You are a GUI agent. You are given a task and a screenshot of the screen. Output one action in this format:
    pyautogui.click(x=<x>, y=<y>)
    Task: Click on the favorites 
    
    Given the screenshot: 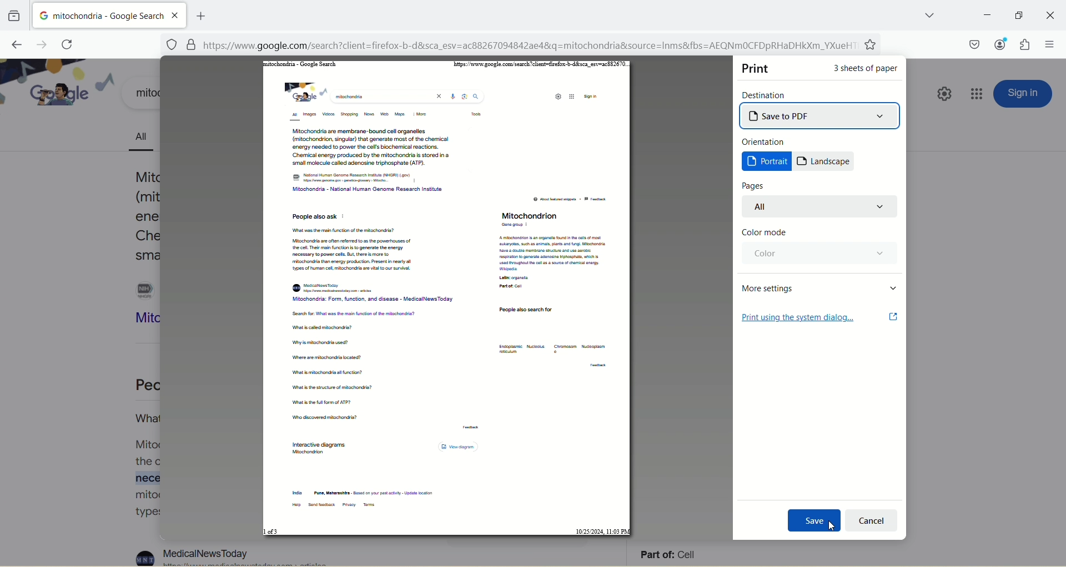 What is the action you would take?
    pyautogui.click(x=872, y=45)
    